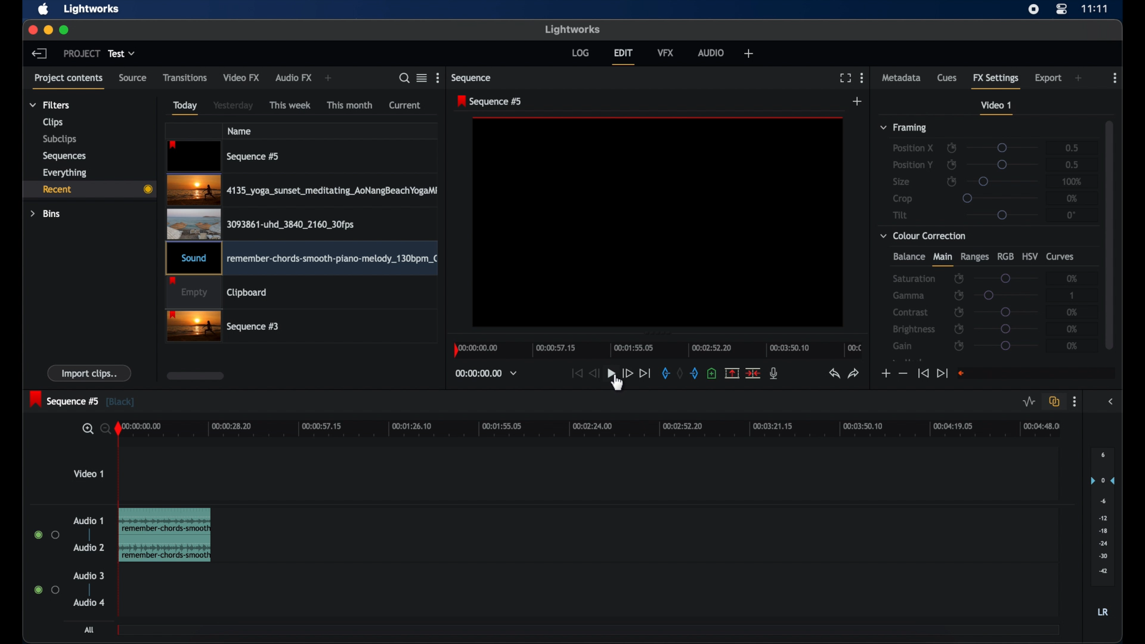 This screenshot has height=644, width=1145. I want to click on minimize, so click(48, 31).